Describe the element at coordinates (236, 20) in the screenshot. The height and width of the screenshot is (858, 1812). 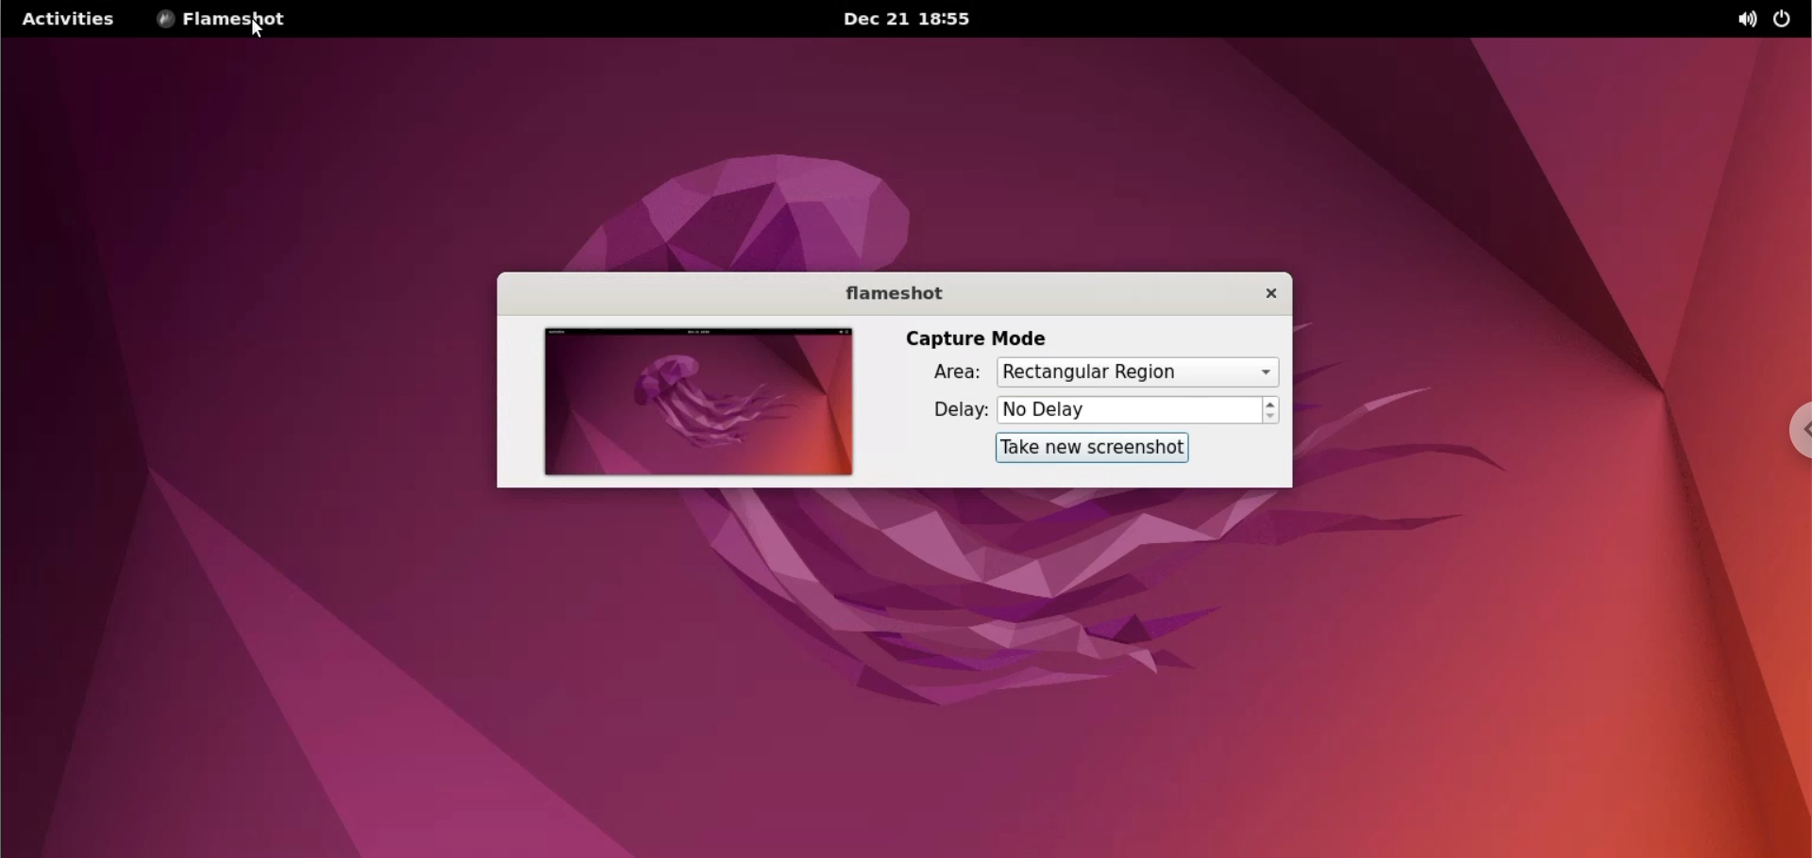
I see `FLAMESHOT` at that location.